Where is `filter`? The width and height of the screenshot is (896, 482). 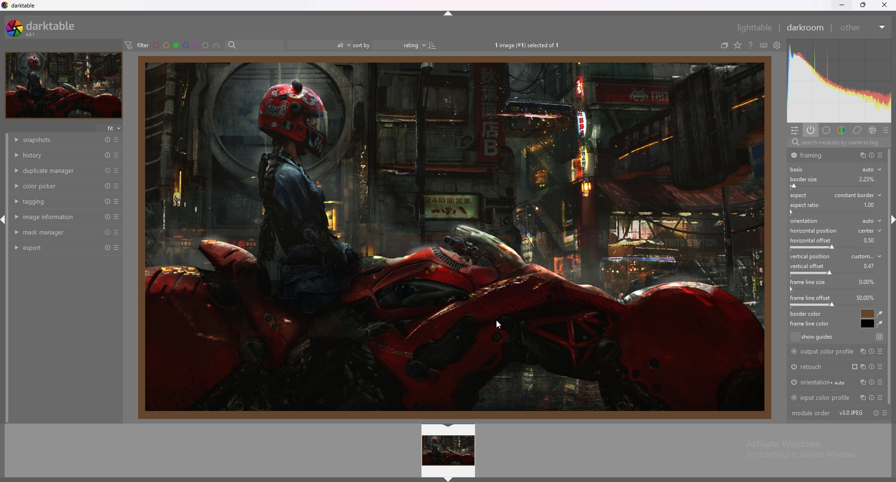 filter is located at coordinates (136, 45).